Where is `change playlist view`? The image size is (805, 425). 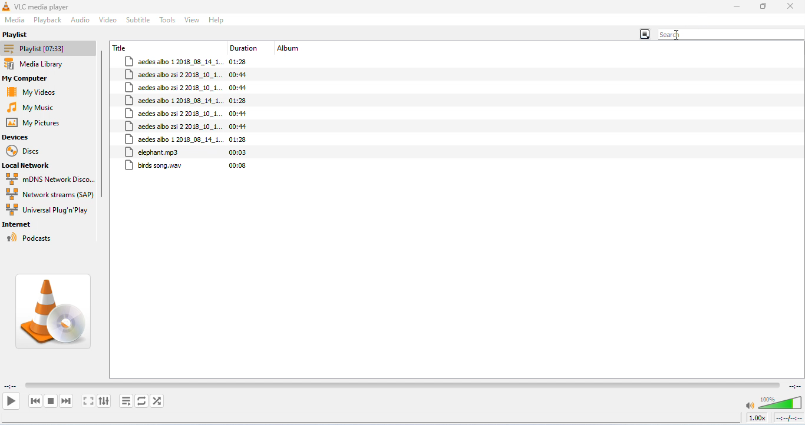 change playlist view is located at coordinates (645, 32).